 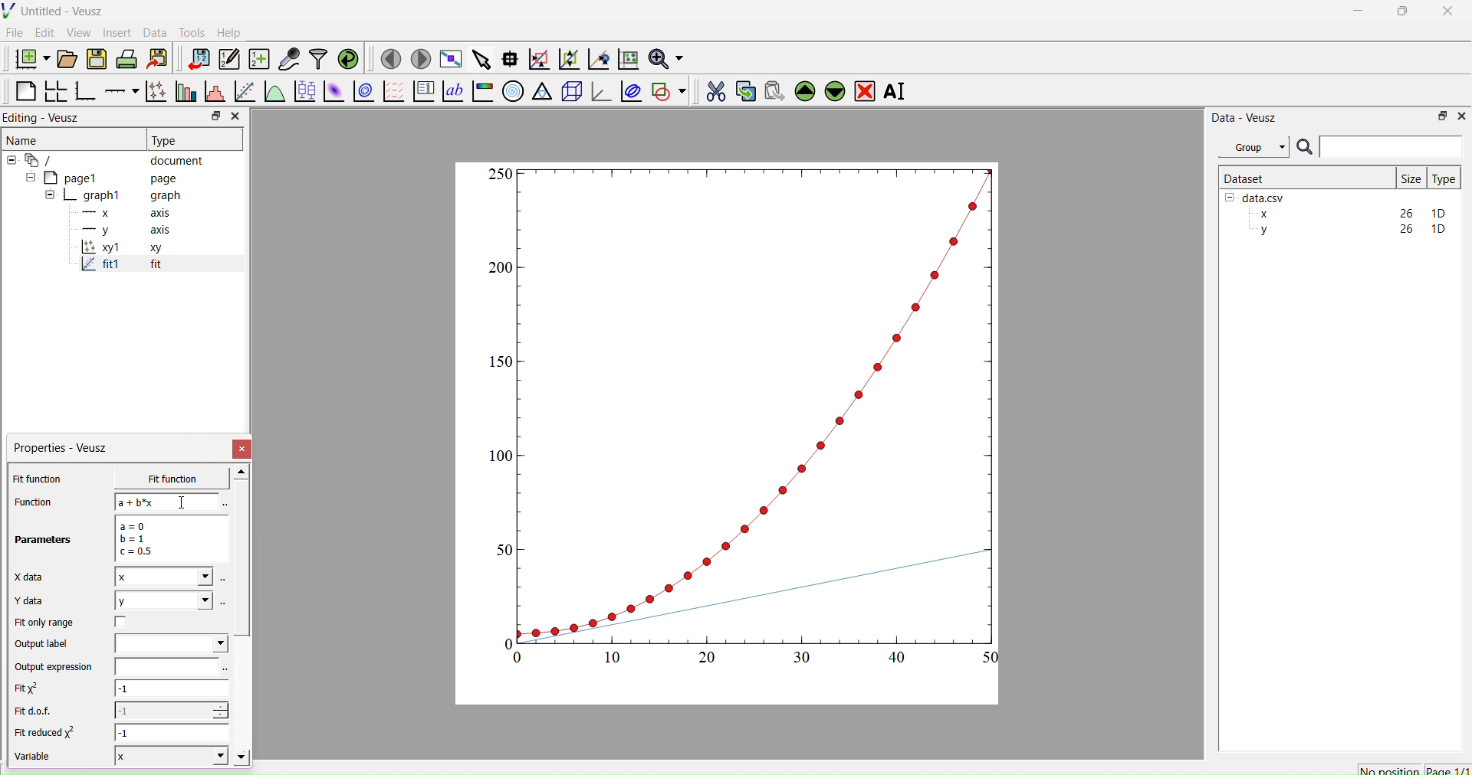 I want to click on Output label, so click(x=44, y=644).